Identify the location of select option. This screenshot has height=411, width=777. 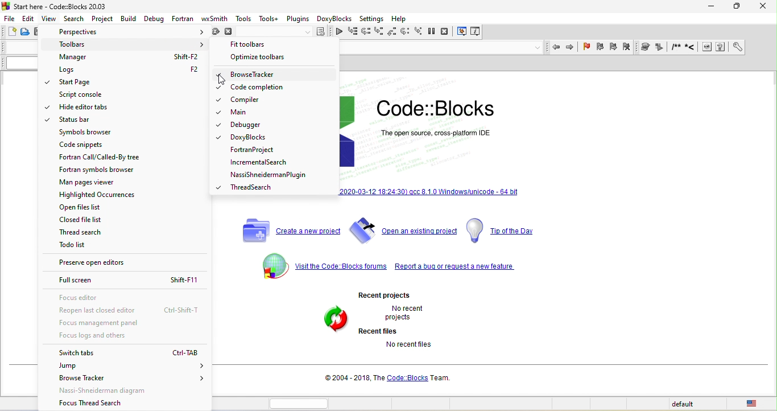
(274, 73).